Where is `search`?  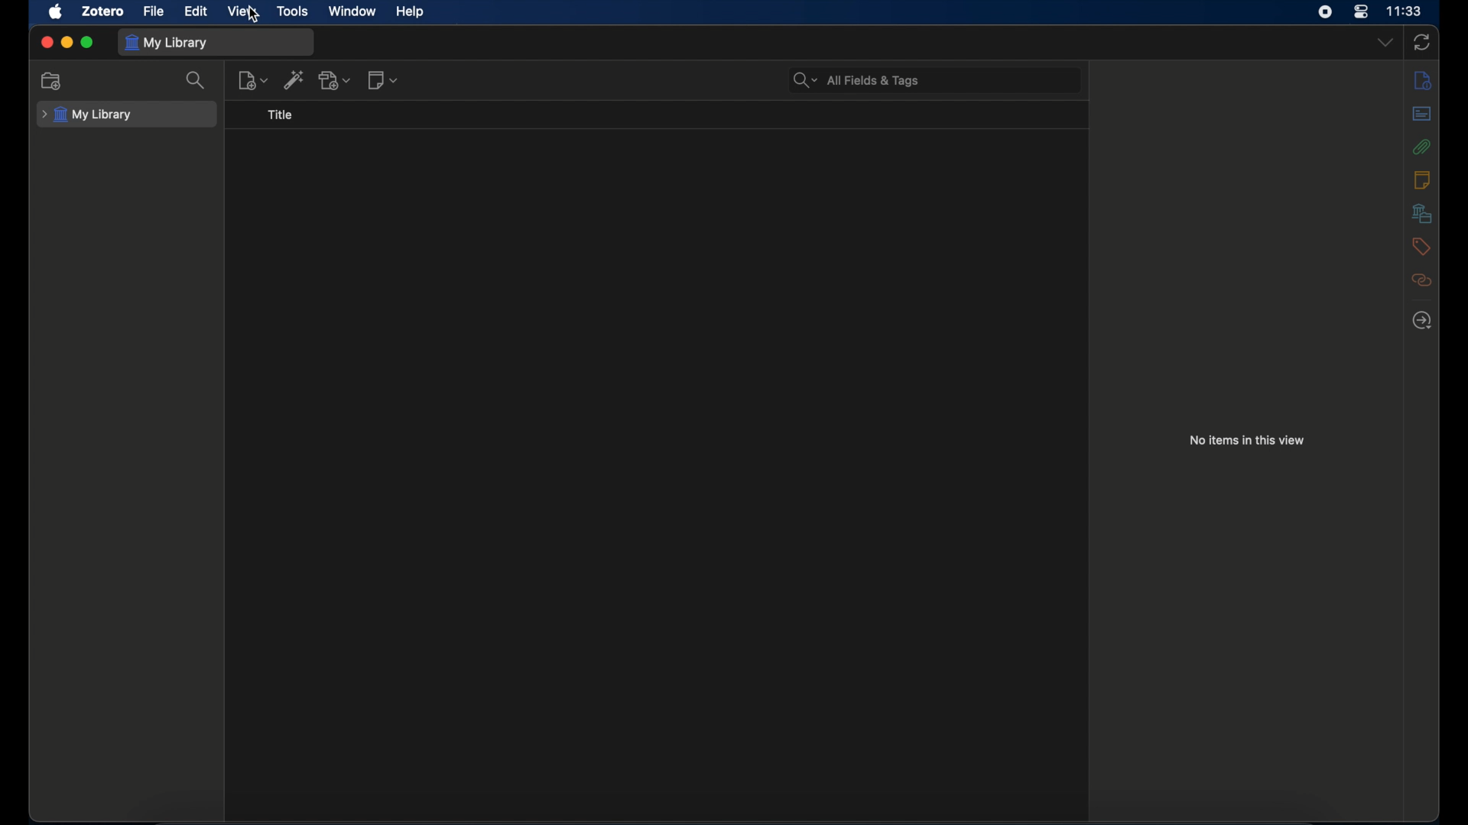
search is located at coordinates (197, 82).